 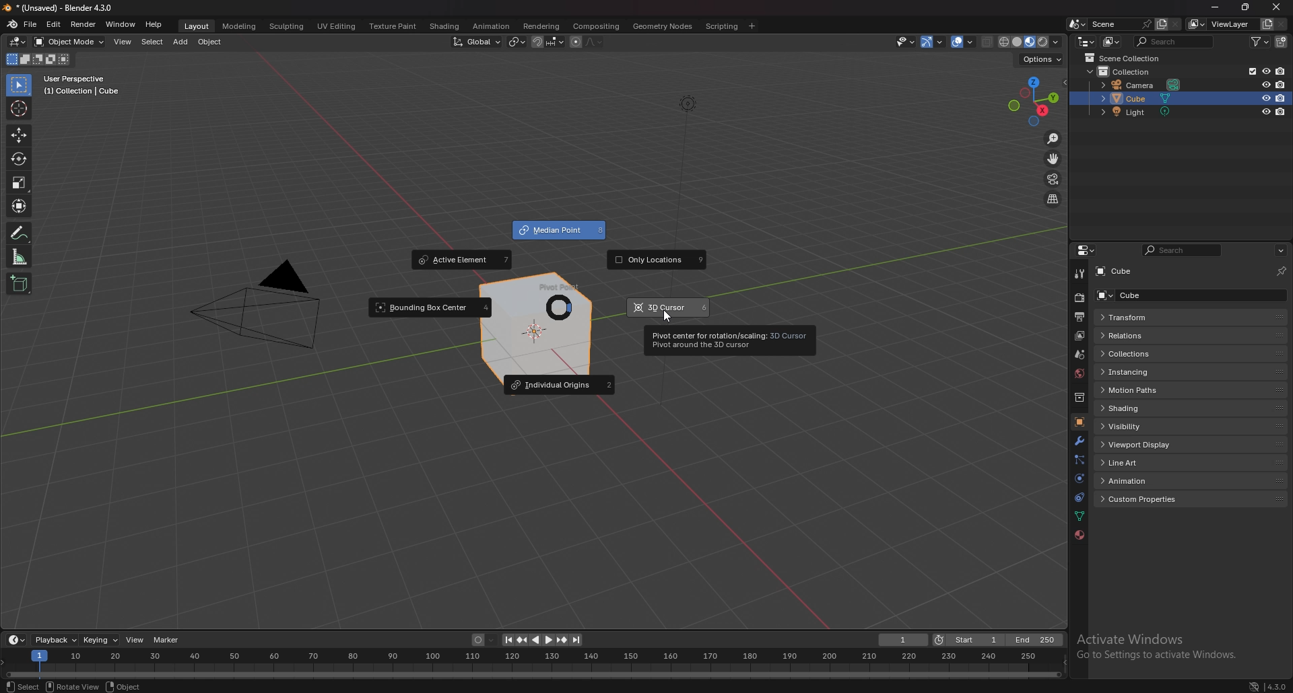 What do you see at coordinates (1079, 299) in the screenshot?
I see `render` at bounding box center [1079, 299].